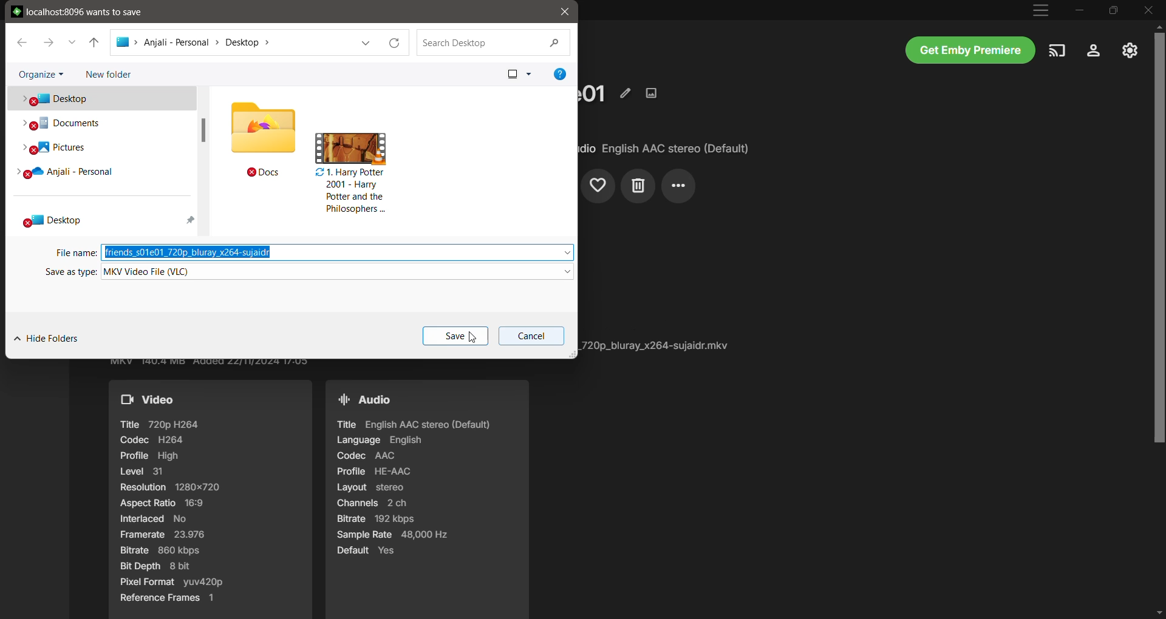 This screenshot has width=1166, height=619. I want to click on Refresh Current Location, so click(395, 43).